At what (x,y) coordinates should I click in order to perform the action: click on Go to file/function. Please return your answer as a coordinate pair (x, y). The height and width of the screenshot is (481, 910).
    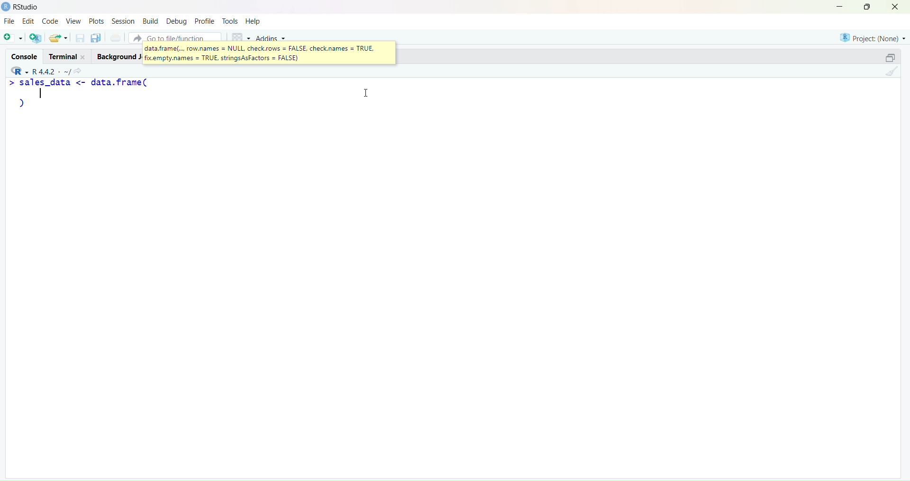
    Looking at the image, I should click on (174, 36).